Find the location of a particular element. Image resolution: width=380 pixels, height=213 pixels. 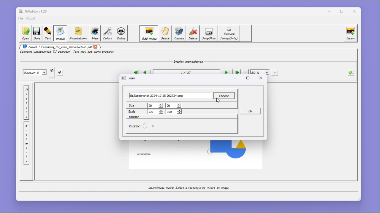

Save a copy is located at coordinates (52, 72).